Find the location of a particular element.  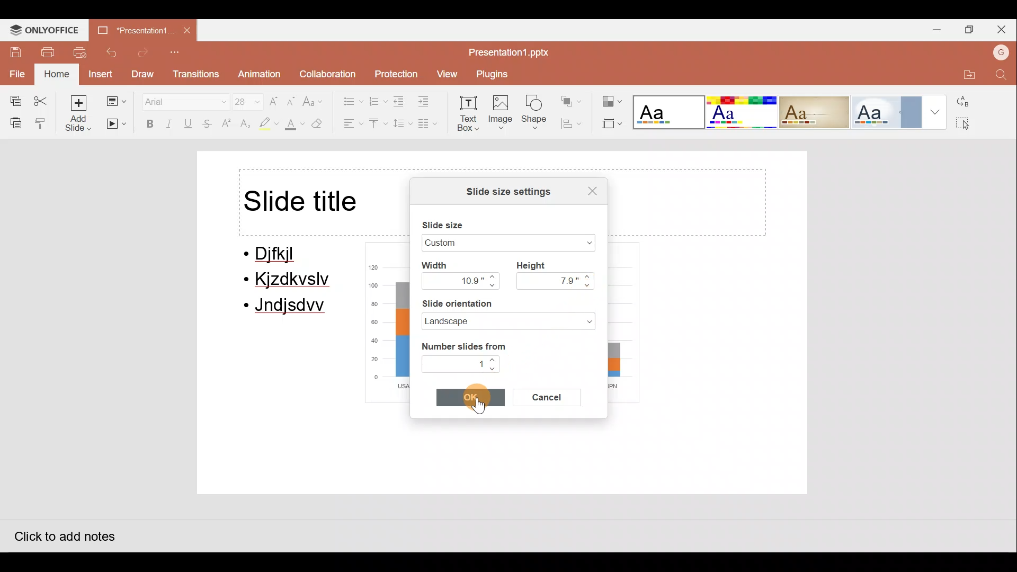

Presentation1.pptx is located at coordinates (507, 51).